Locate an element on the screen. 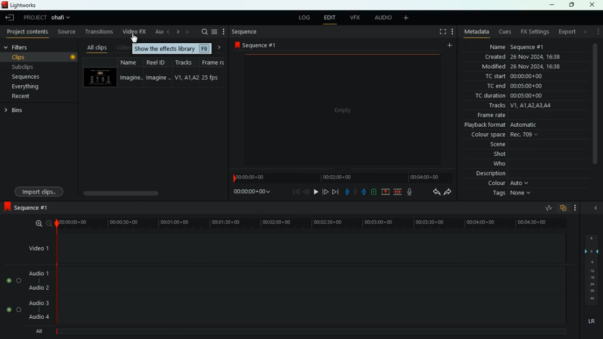 The height and width of the screenshot is (339, 603). project is located at coordinates (33, 18).